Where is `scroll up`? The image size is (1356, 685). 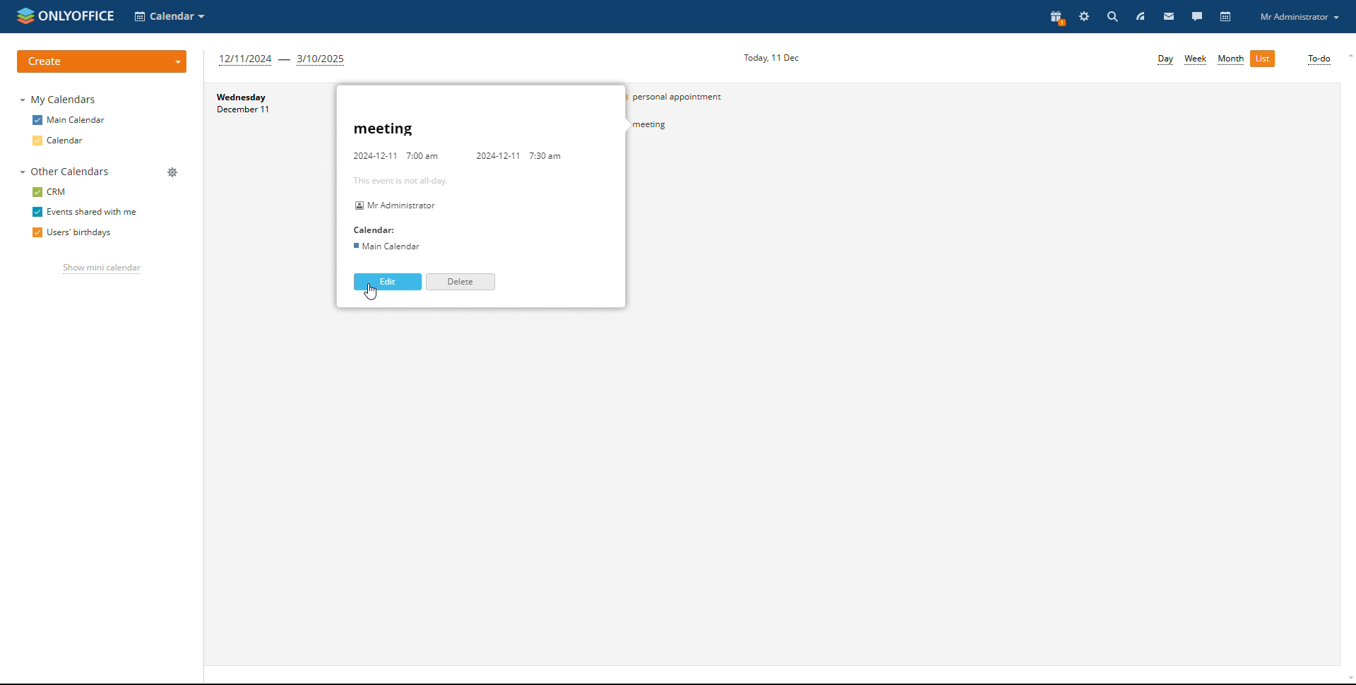
scroll up is located at coordinates (1348, 56).